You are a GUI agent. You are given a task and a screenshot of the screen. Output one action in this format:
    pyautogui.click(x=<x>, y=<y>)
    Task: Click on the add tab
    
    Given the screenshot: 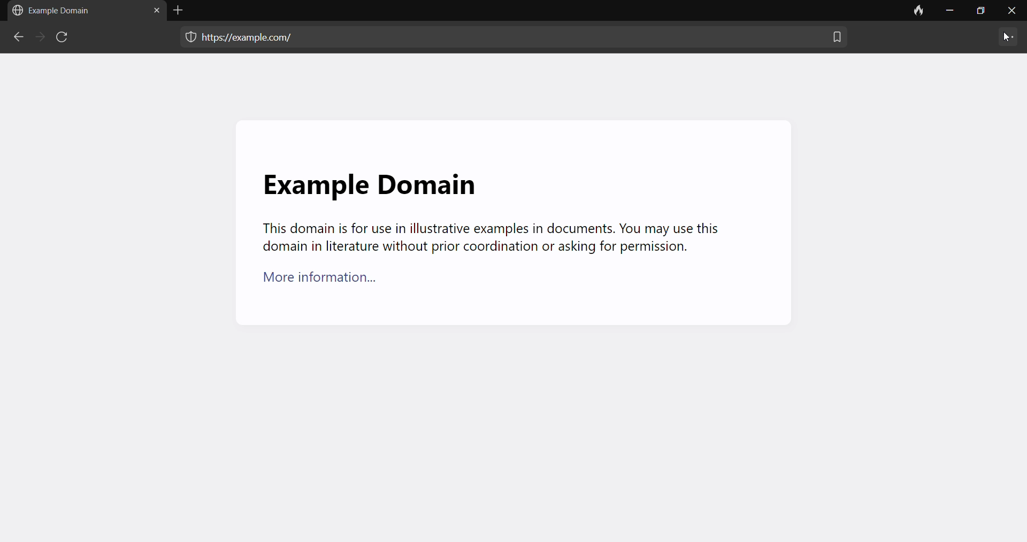 What is the action you would take?
    pyautogui.click(x=181, y=10)
    